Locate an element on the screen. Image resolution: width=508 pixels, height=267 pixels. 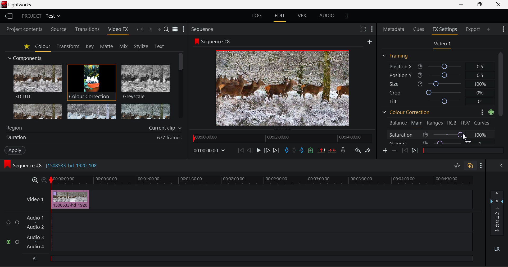
Audio Input Field is located at coordinates (261, 222).